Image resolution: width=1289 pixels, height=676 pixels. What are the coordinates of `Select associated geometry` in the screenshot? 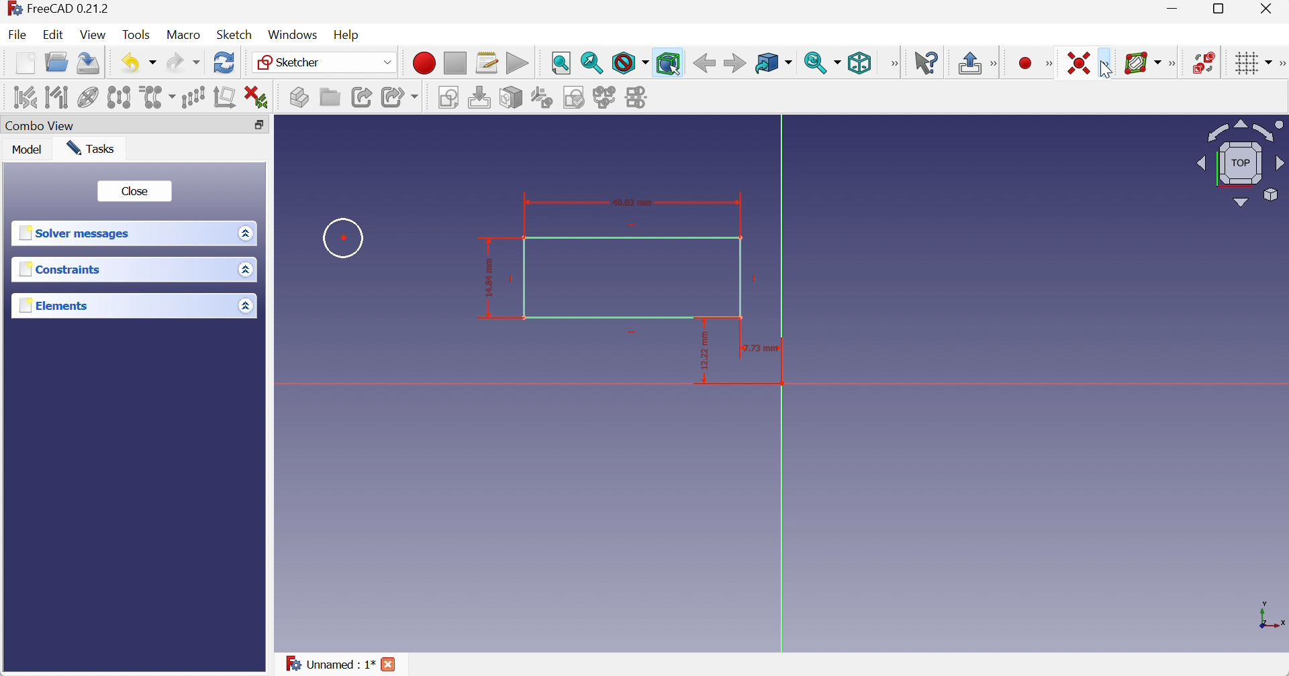 It's located at (59, 97).